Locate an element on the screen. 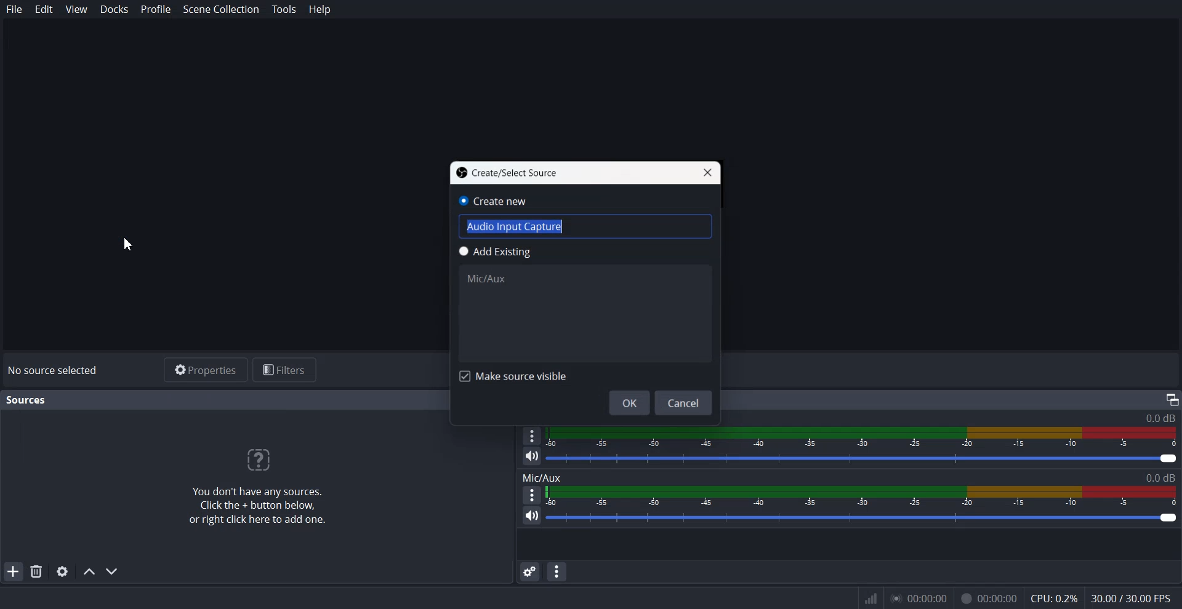 Image resolution: width=1182 pixels, height=609 pixels. Cancel is located at coordinates (684, 403).